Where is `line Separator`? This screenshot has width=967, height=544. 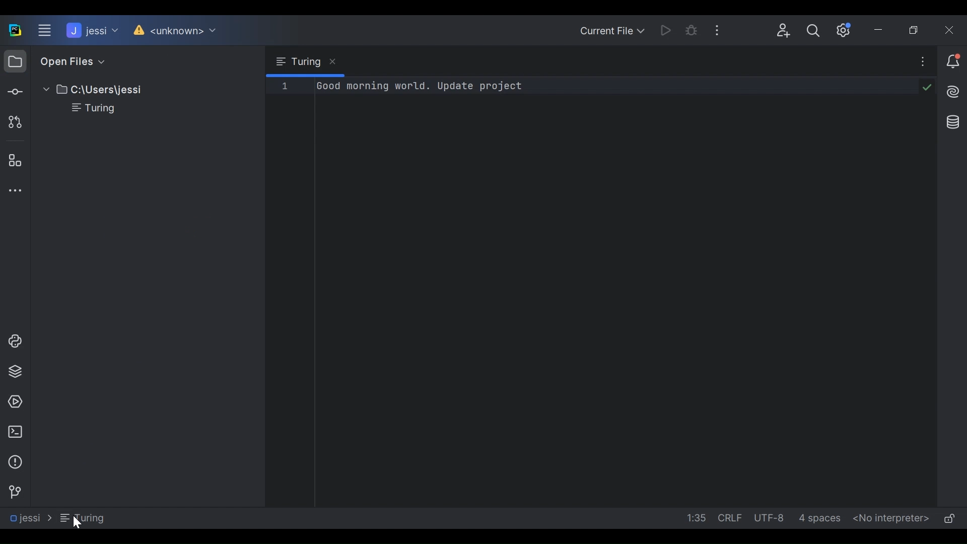
line Separator is located at coordinates (730, 517).